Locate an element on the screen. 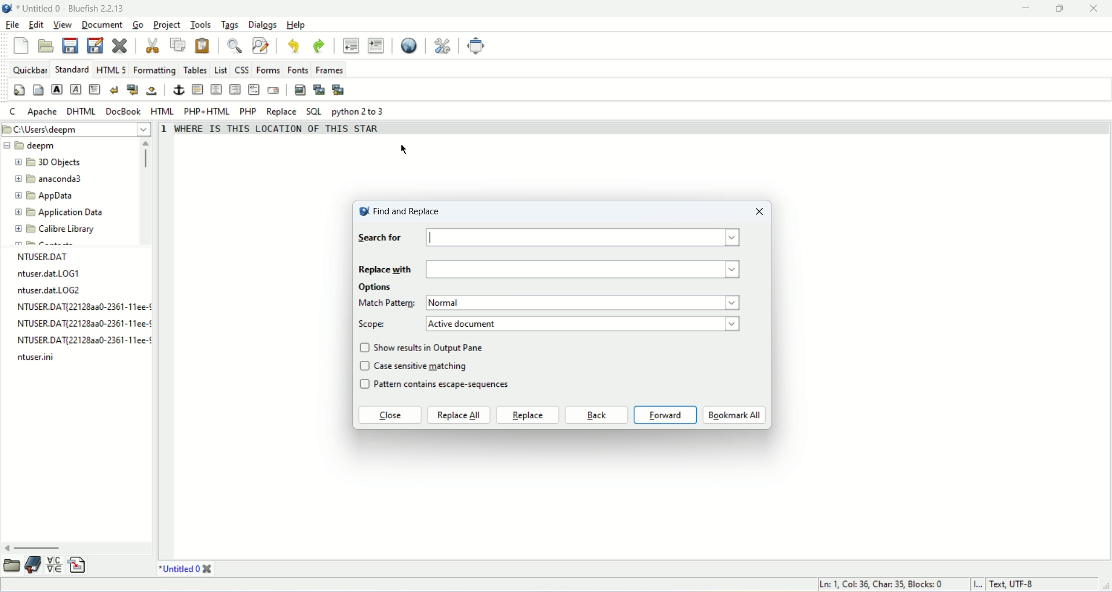  Text, UTF-8 is located at coordinates (1010, 585).